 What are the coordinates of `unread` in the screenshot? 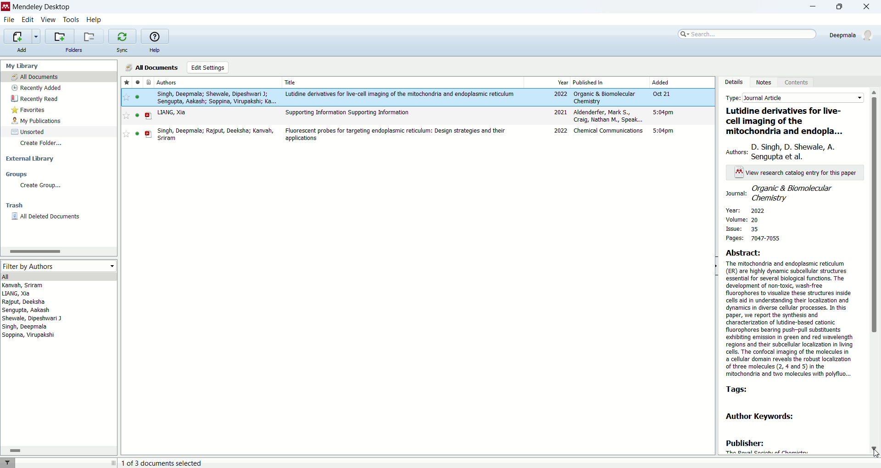 It's located at (137, 134).